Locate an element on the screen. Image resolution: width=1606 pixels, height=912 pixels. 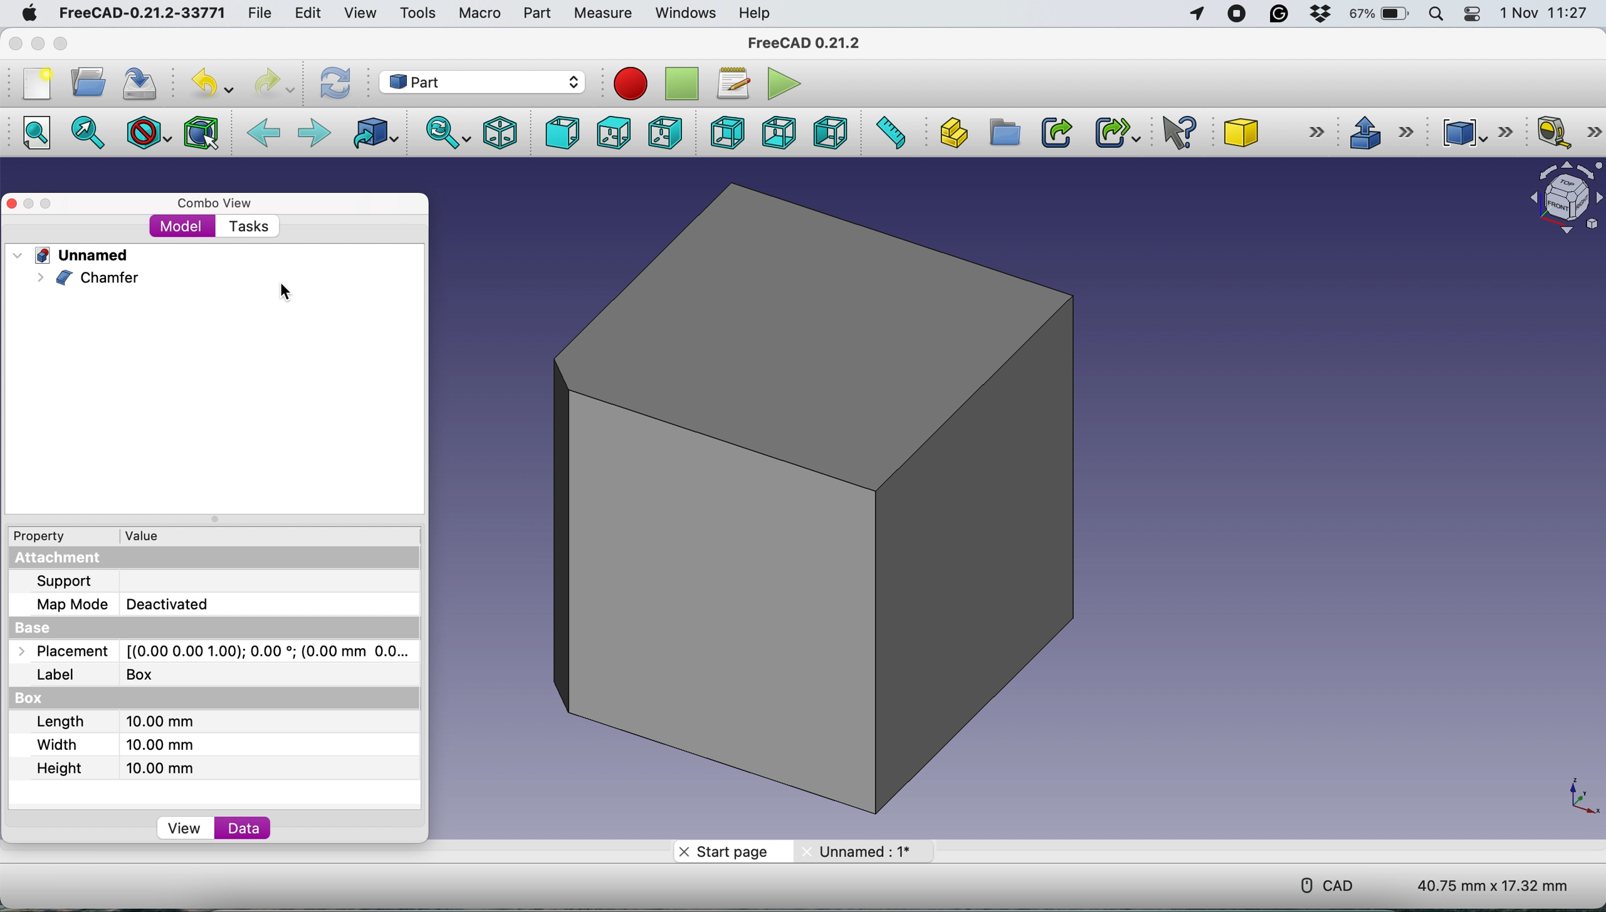
right is located at coordinates (670, 132).